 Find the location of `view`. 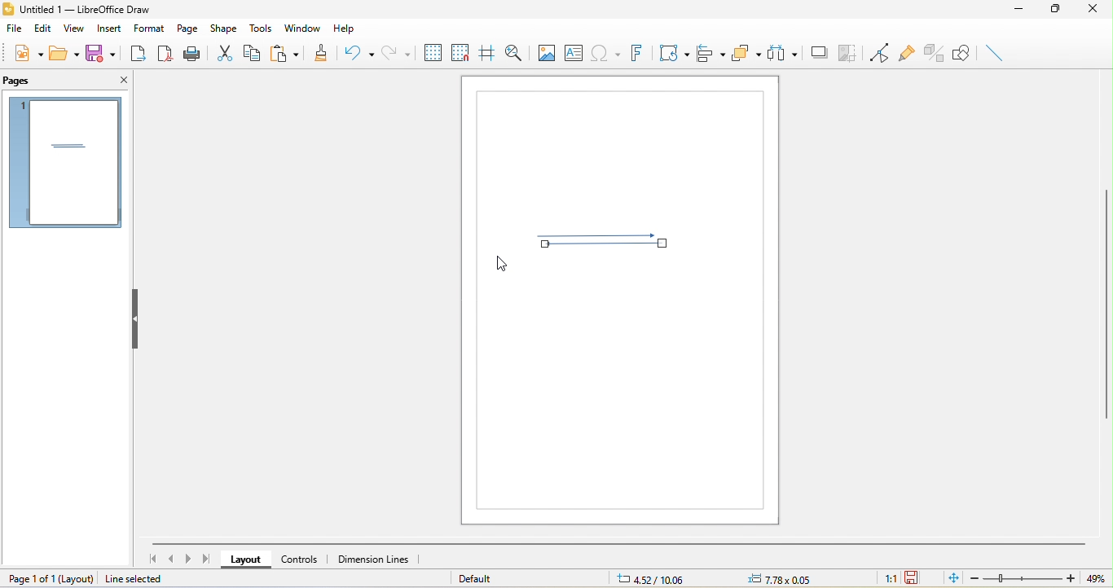

view is located at coordinates (72, 29).